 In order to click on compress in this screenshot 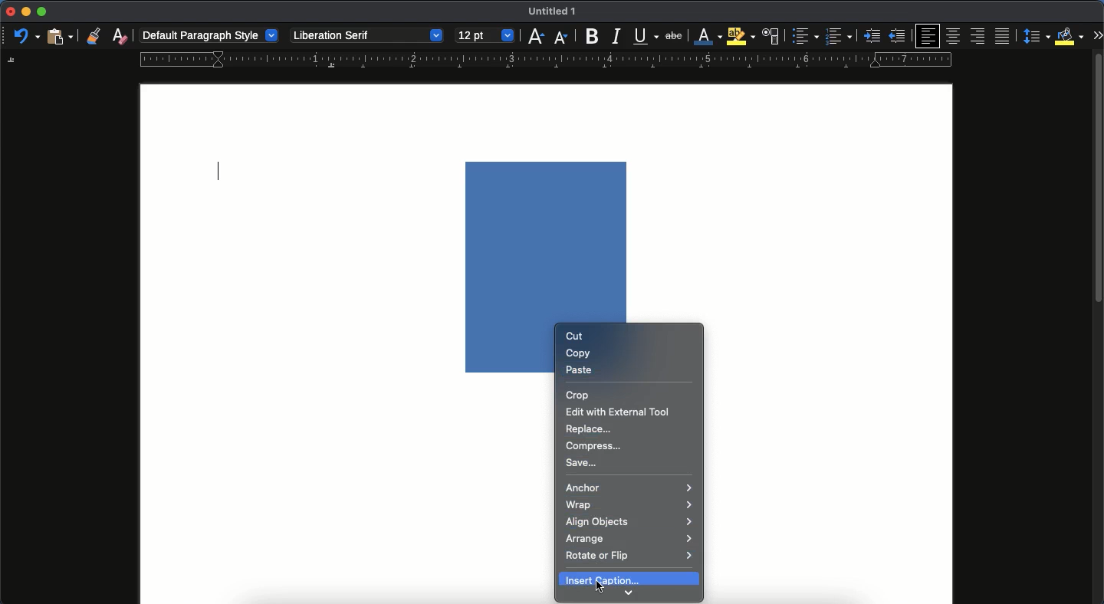, I will do `click(596, 446)`.